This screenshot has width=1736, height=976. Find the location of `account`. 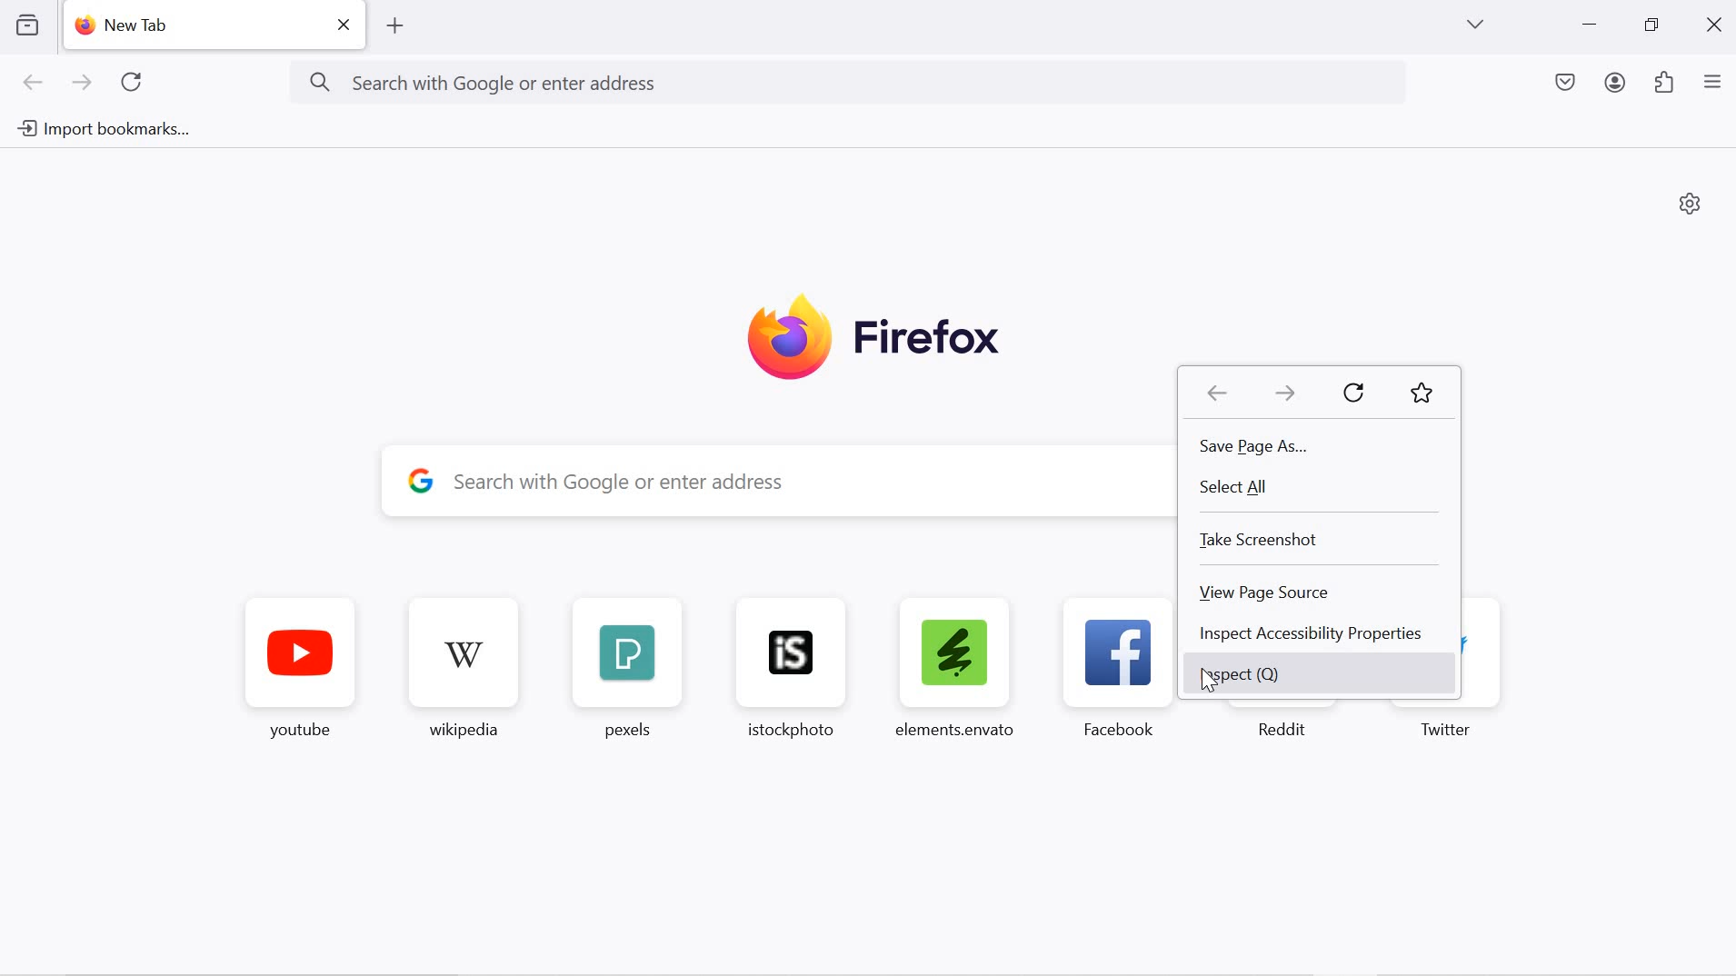

account is located at coordinates (1617, 81).